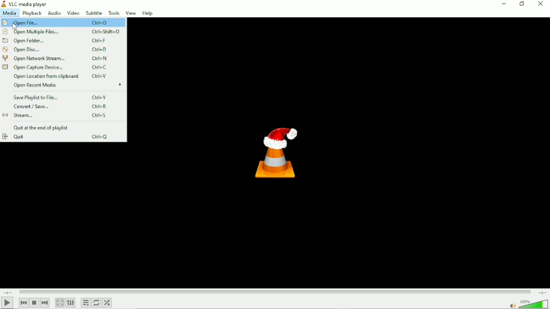  Describe the element at coordinates (95, 13) in the screenshot. I see `Subtitle` at that location.